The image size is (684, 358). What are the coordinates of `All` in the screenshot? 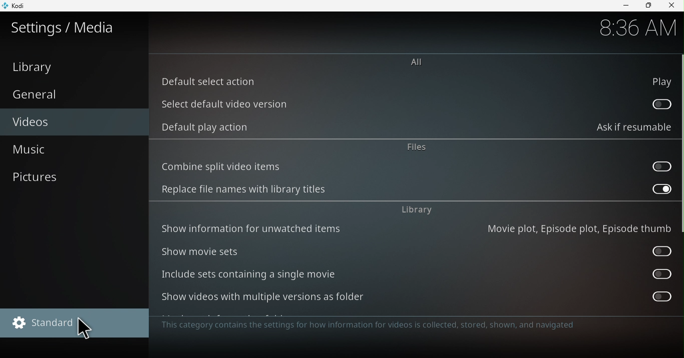 It's located at (415, 59).